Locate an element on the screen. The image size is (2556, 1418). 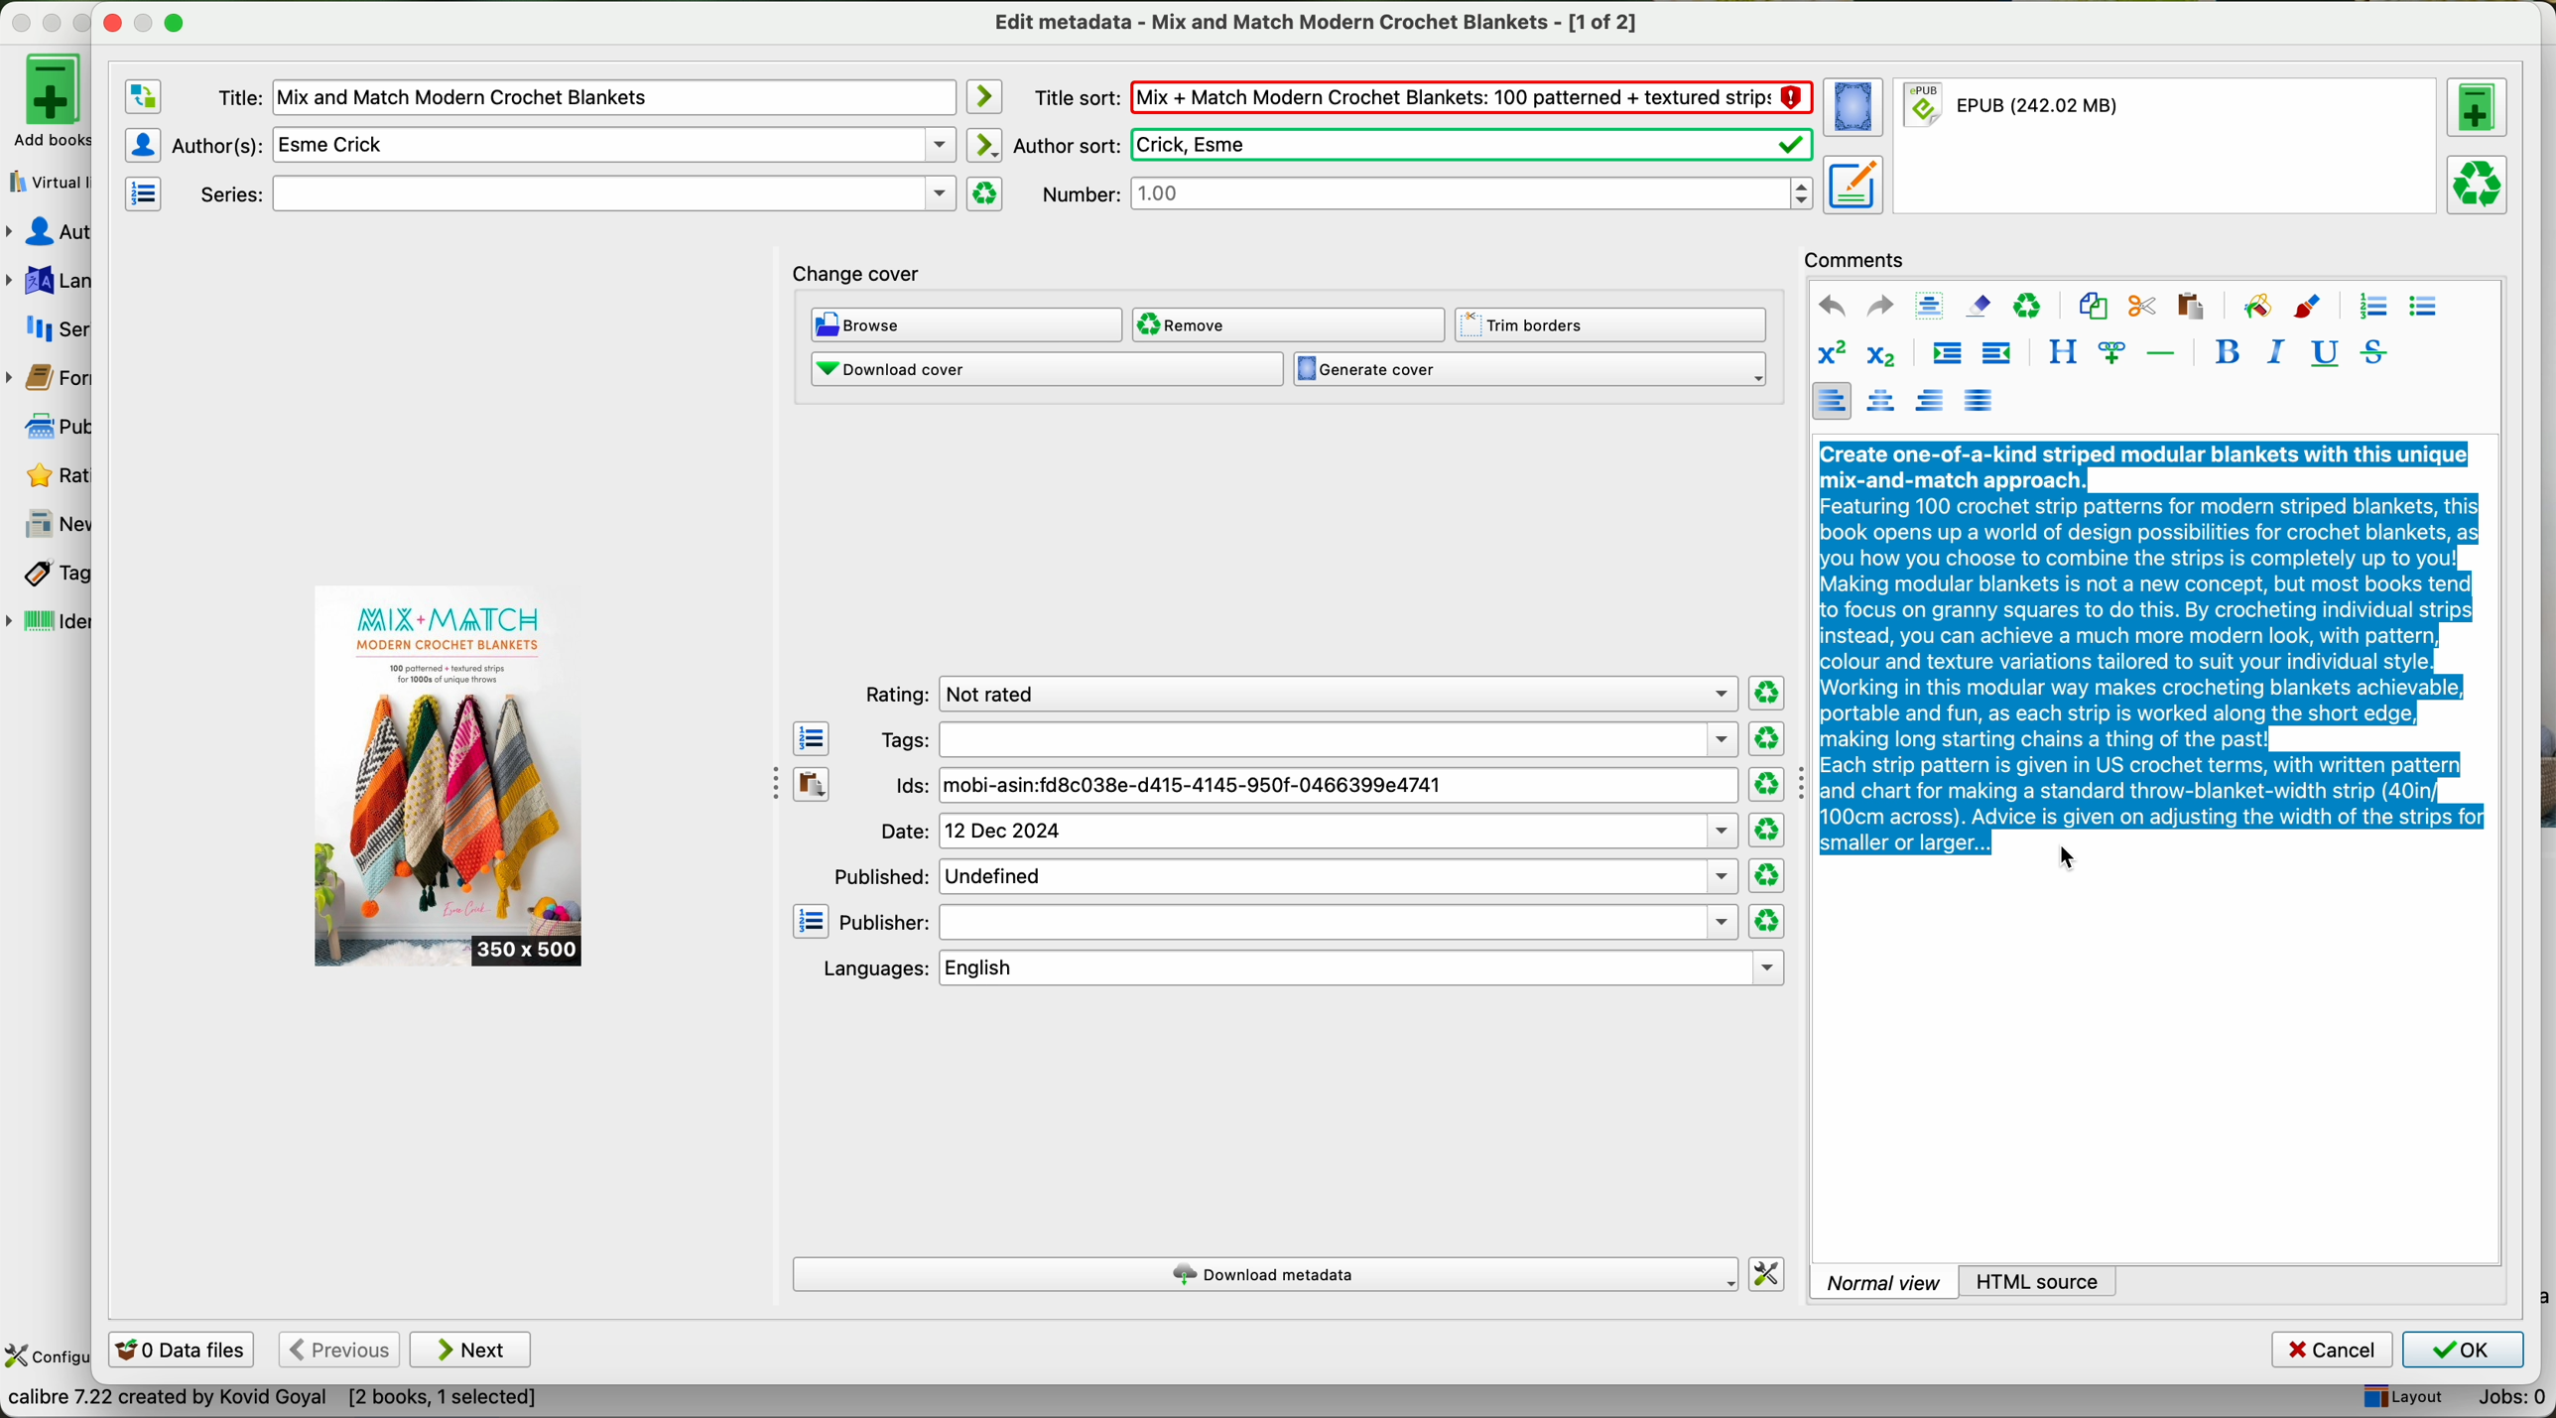
background color is located at coordinates (2256, 305).